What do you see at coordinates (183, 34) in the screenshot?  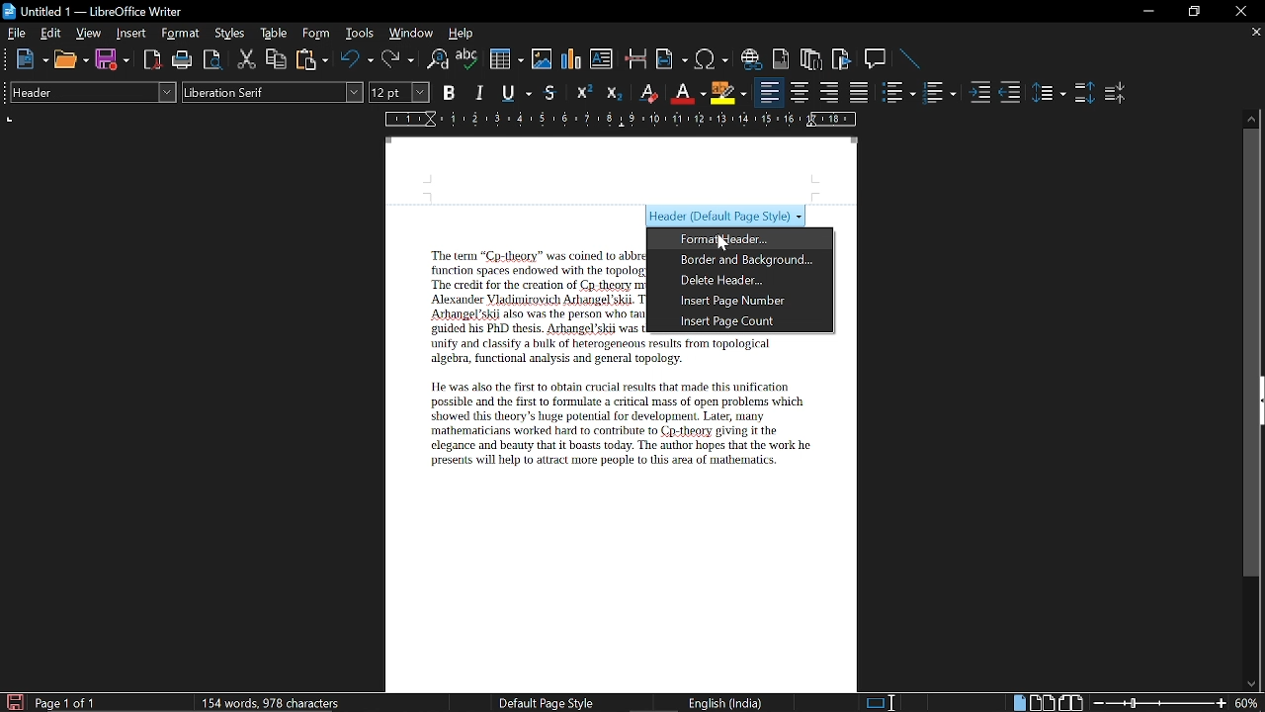 I see `Format` at bounding box center [183, 34].